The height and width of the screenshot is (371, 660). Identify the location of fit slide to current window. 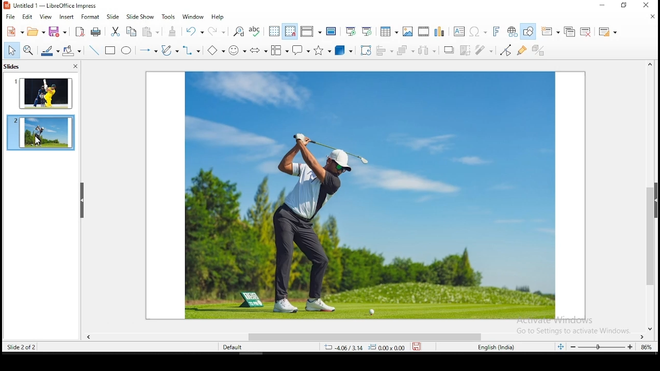
(562, 345).